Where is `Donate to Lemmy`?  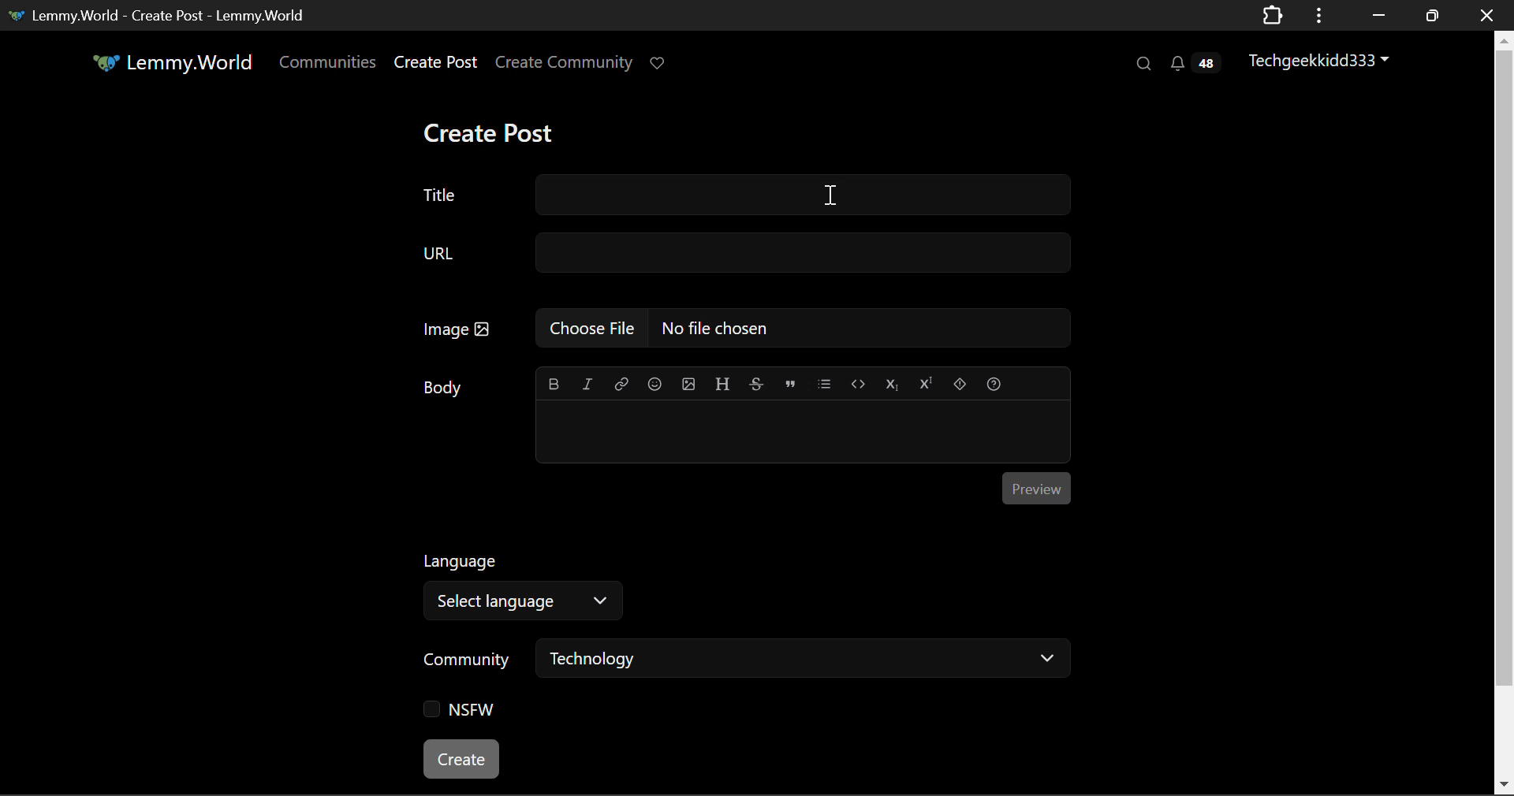
Donate to Lemmy is located at coordinates (659, 64).